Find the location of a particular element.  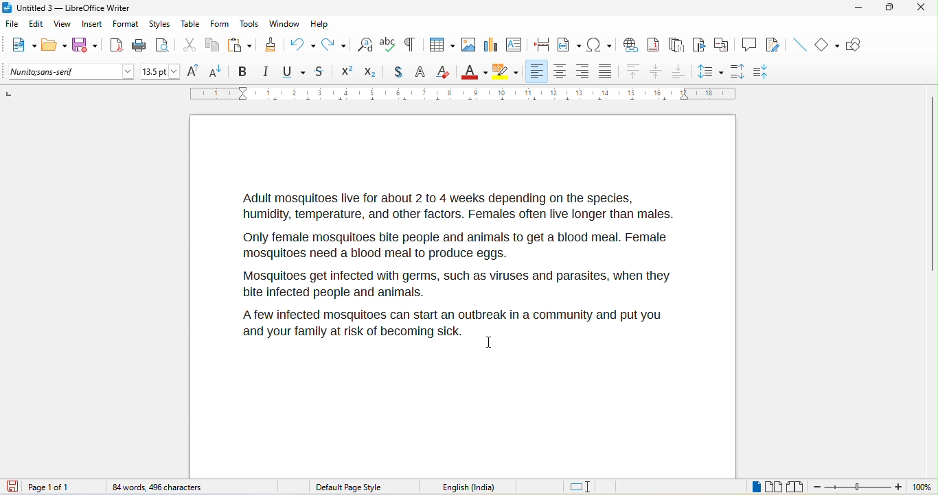

set line spacing is located at coordinates (709, 70).